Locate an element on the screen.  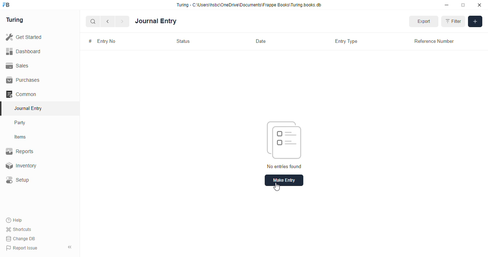
toggle maximize is located at coordinates (463, 5).